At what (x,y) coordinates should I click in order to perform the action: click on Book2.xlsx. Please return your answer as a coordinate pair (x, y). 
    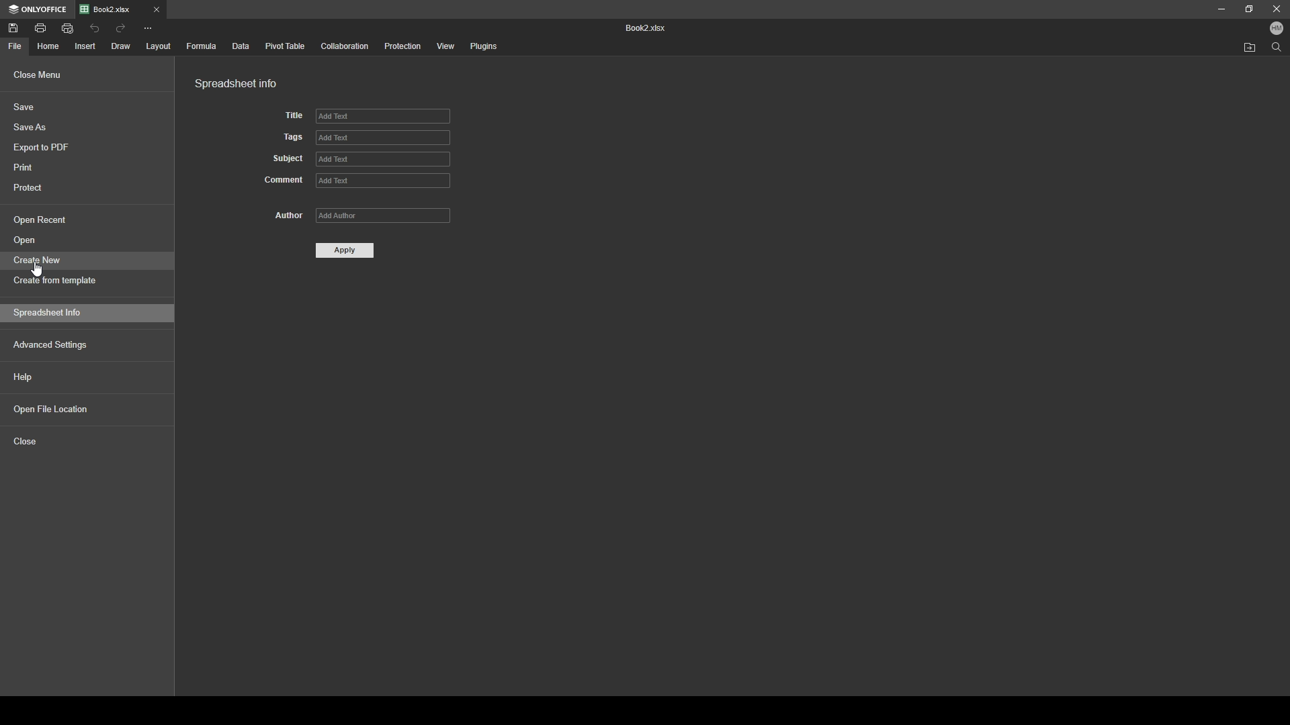
    Looking at the image, I should click on (112, 9).